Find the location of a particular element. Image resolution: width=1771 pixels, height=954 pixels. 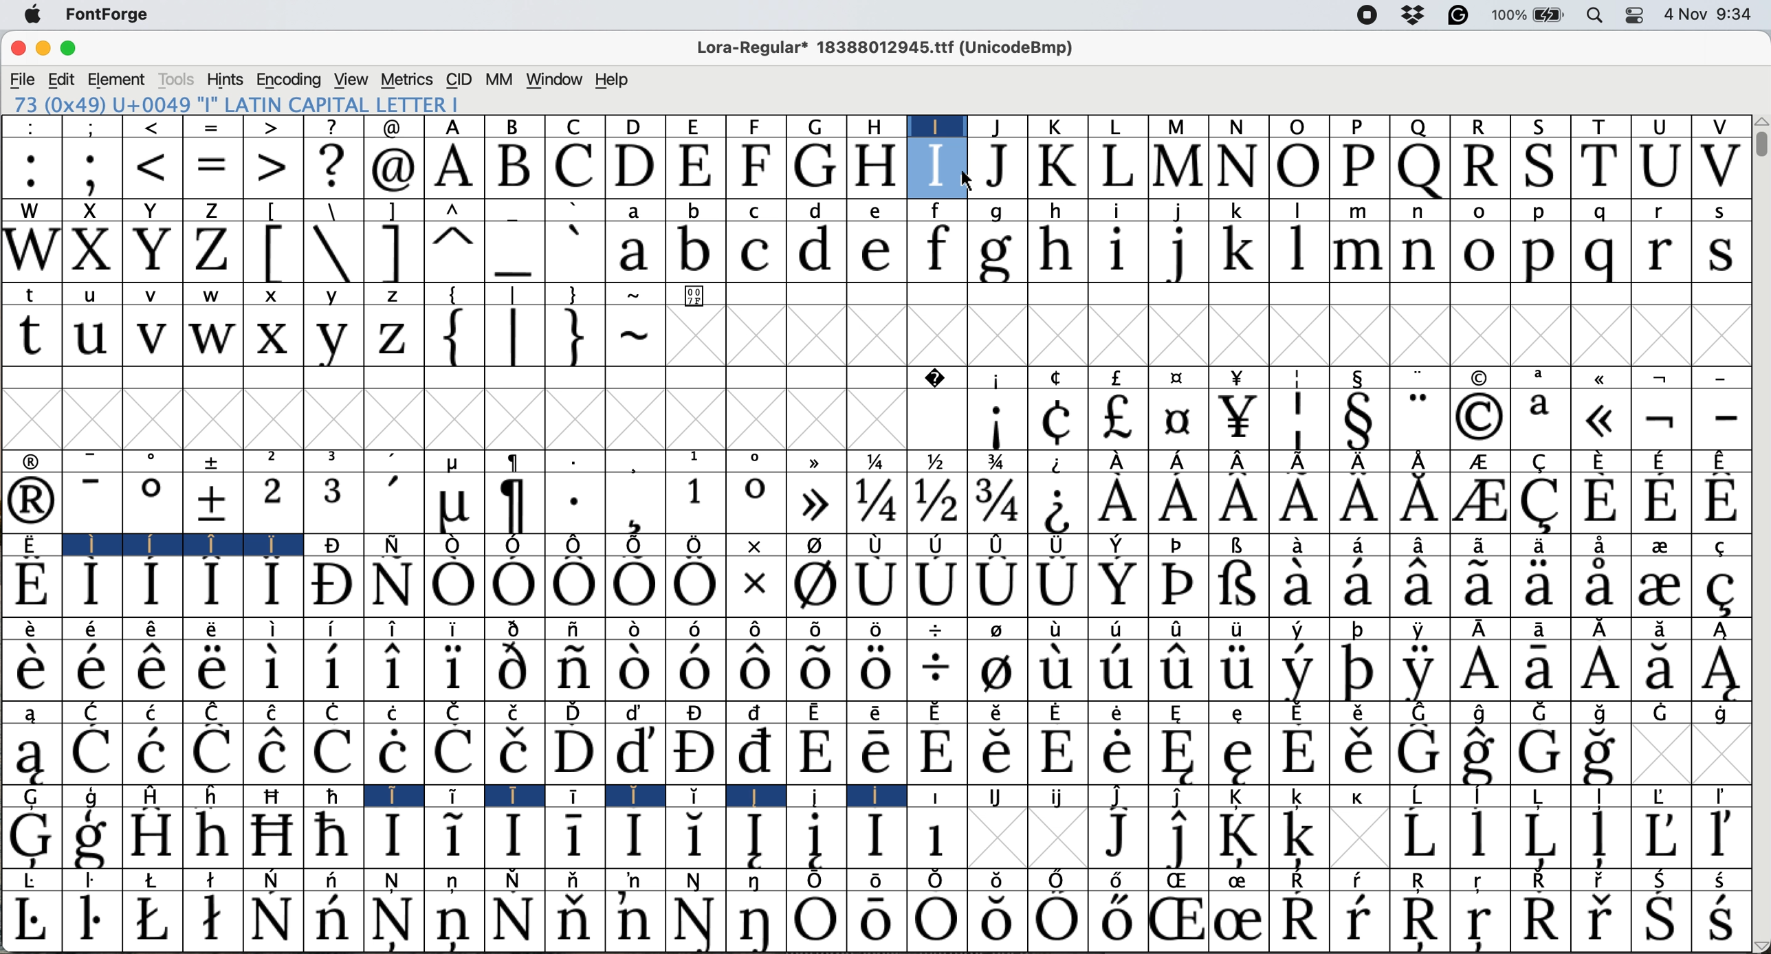

Symbol is located at coordinates (1240, 419).